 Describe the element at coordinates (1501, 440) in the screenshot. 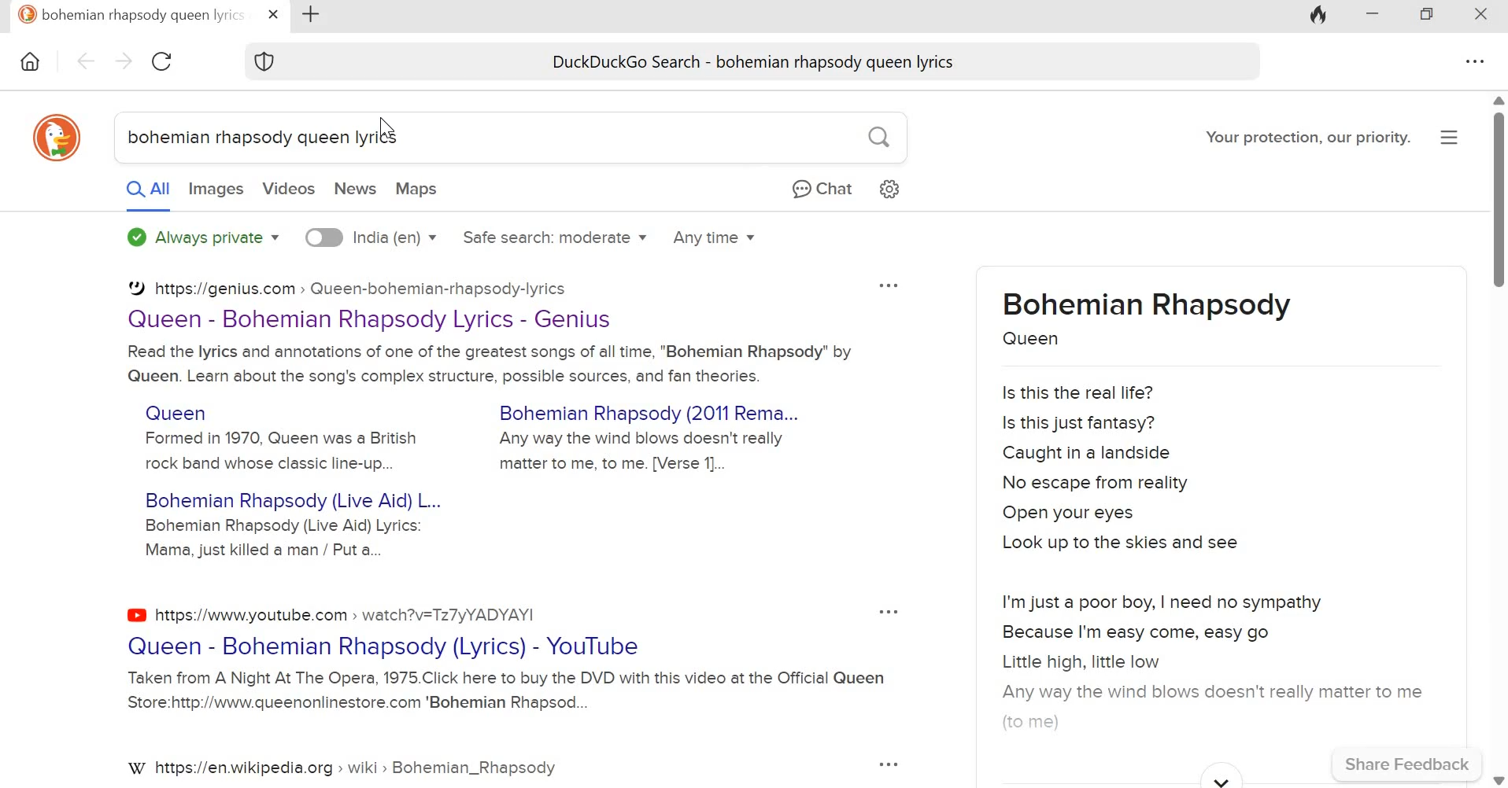

I see `Scroll bar` at that location.